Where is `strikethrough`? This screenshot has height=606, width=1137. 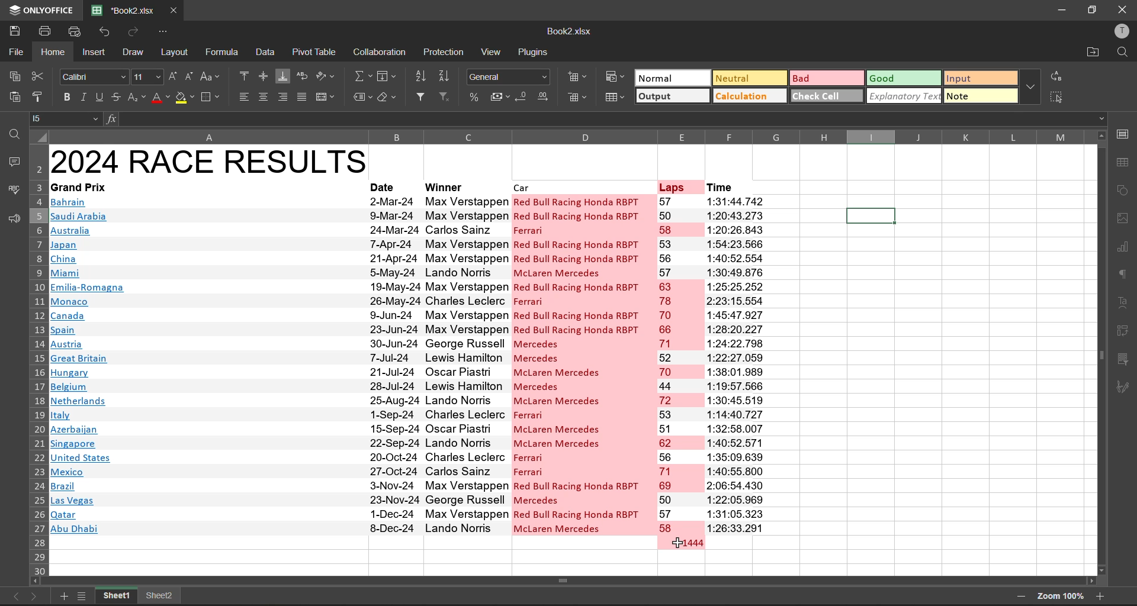 strikethrough is located at coordinates (118, 98).